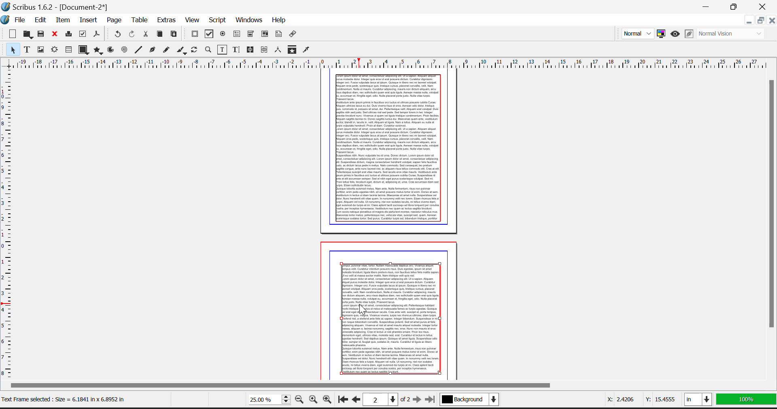  I want to click on Discard, so click(55, 34).